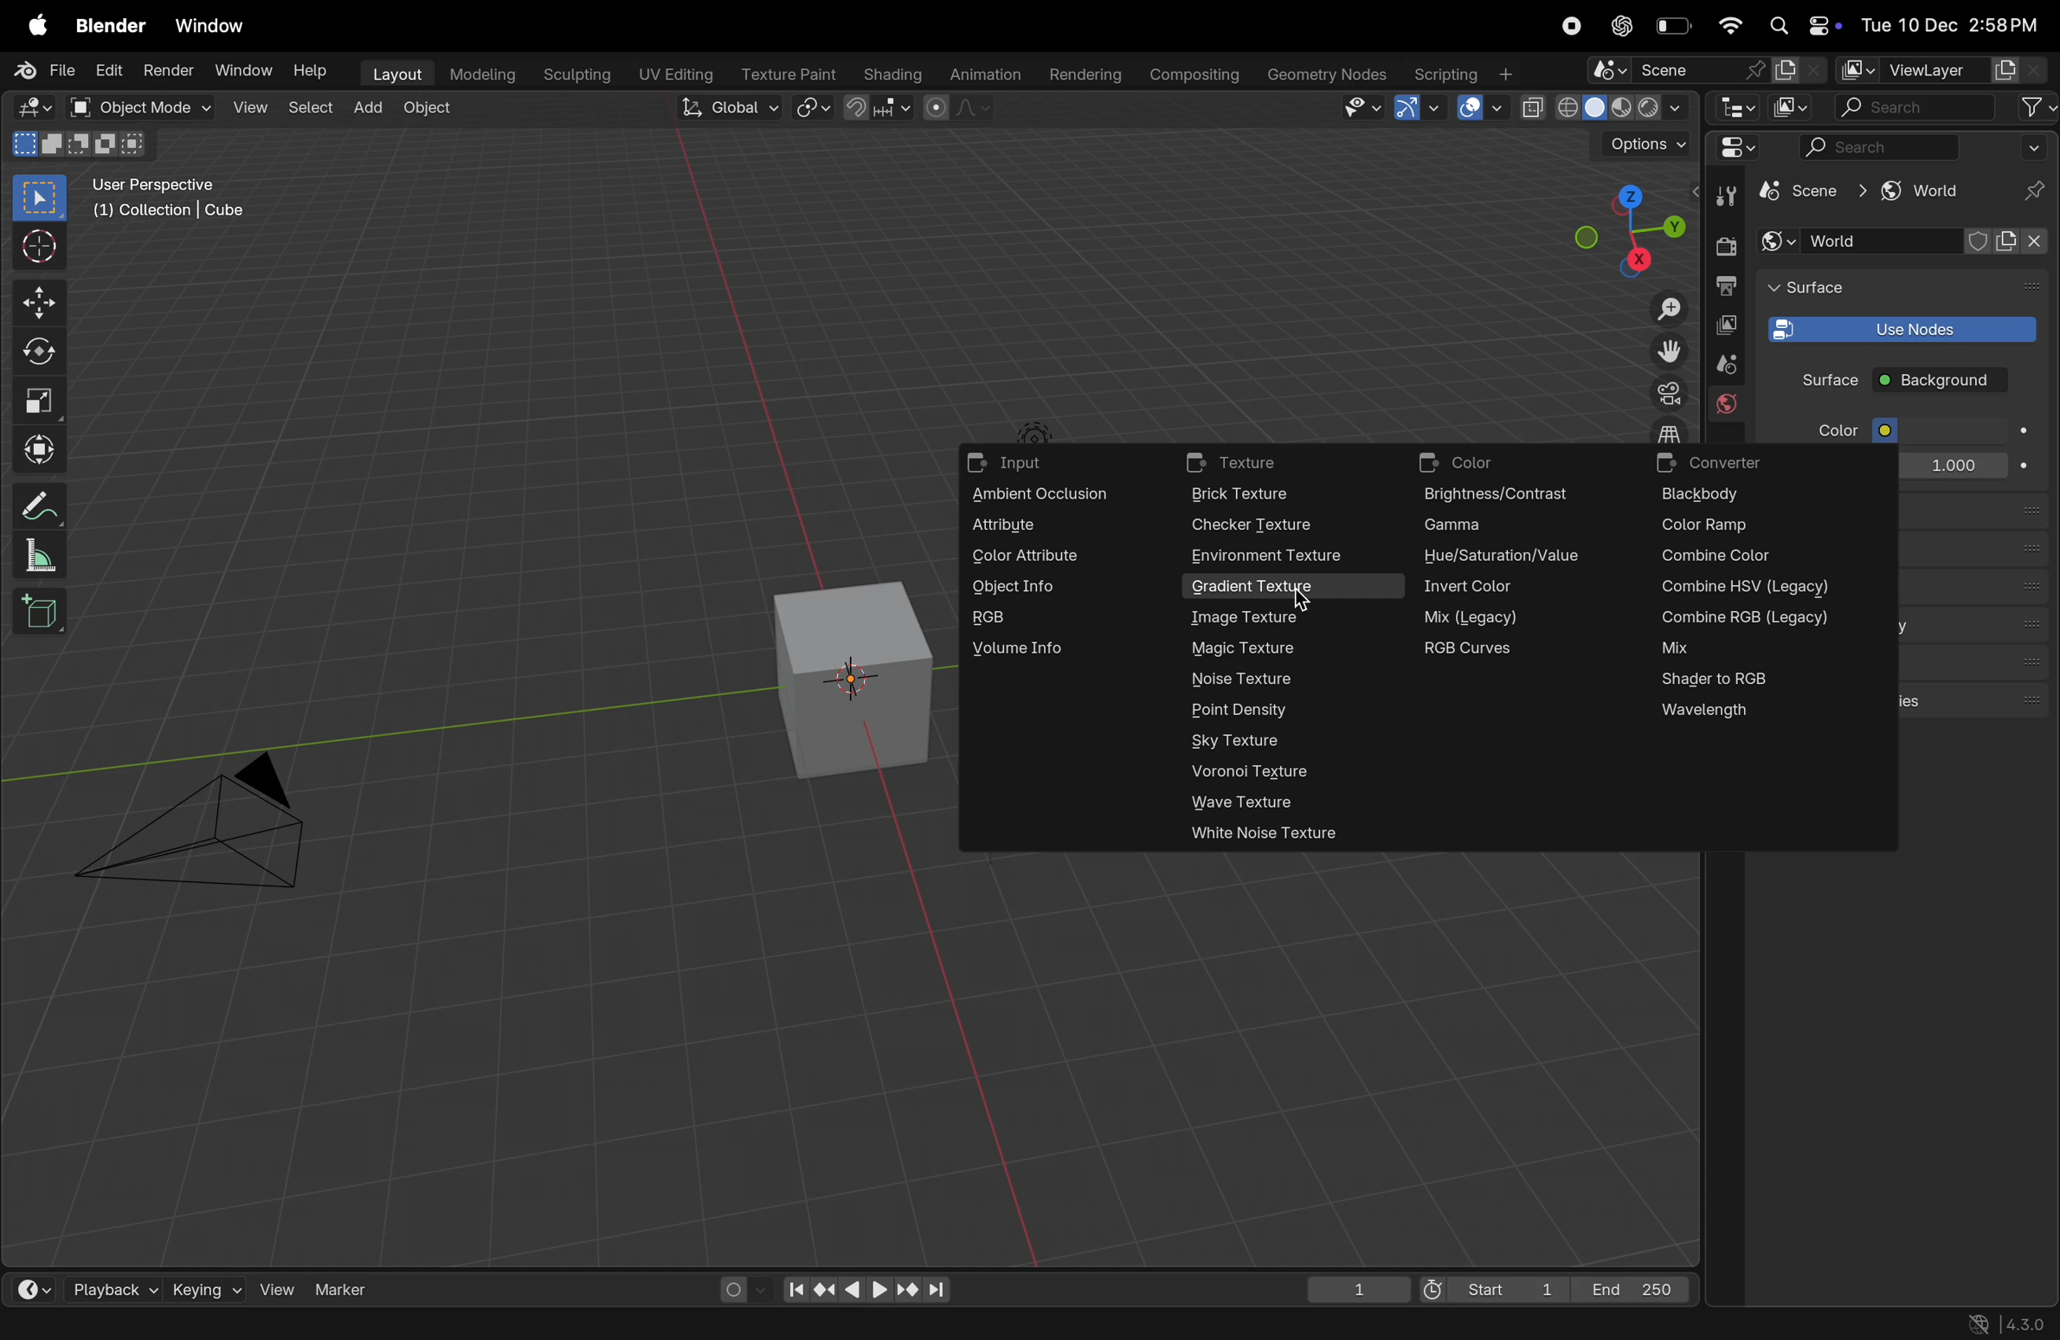 The width and height of the screenshot is (2060, 1340). I want to click on RgB, so click(1040, 619).